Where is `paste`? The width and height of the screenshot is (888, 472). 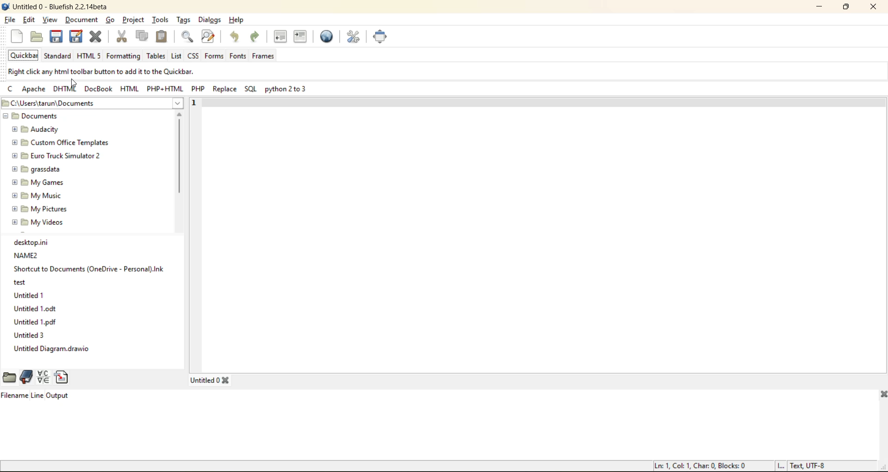 paste is located at coordinates (163, 36).